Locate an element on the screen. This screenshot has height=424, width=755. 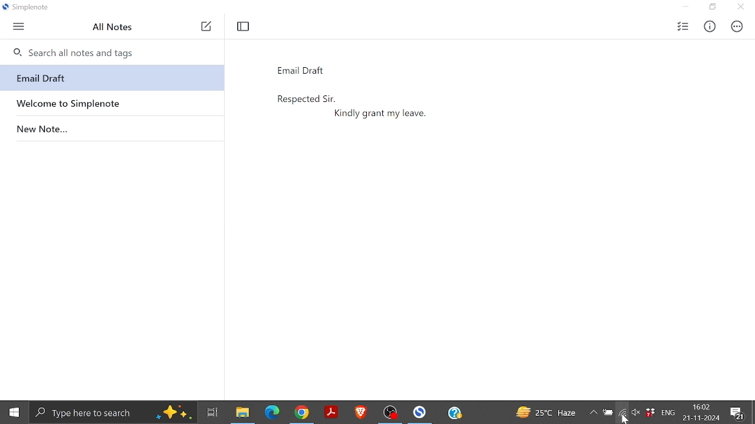
Chrome is located at coordinates (304, 412).